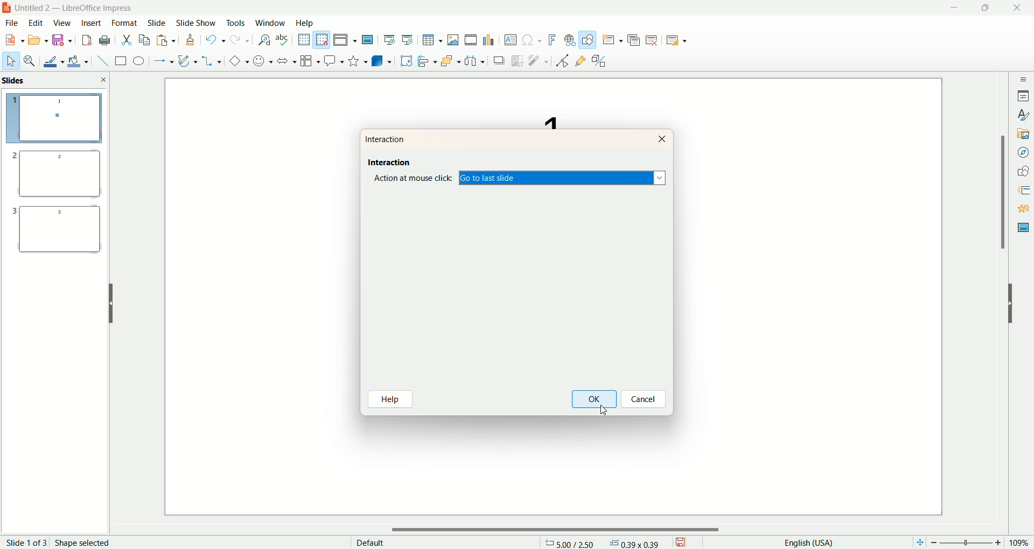 This screenshot has width=1034, height=549. What do you see at coordinates (11, 63) in the screenshot?
I see `select` at bounding box center [11, 63].